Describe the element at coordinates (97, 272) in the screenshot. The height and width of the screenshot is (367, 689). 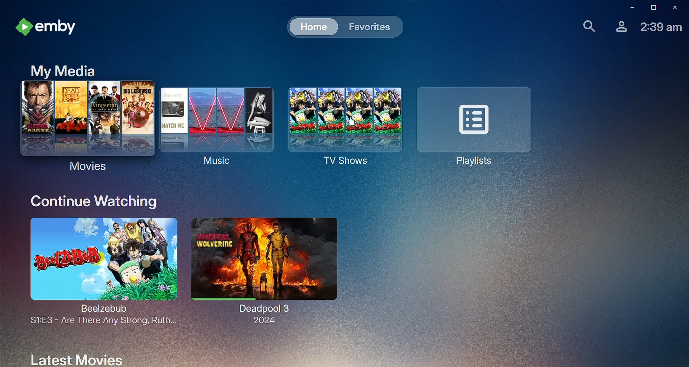
I see `Beelzebub` at that location.